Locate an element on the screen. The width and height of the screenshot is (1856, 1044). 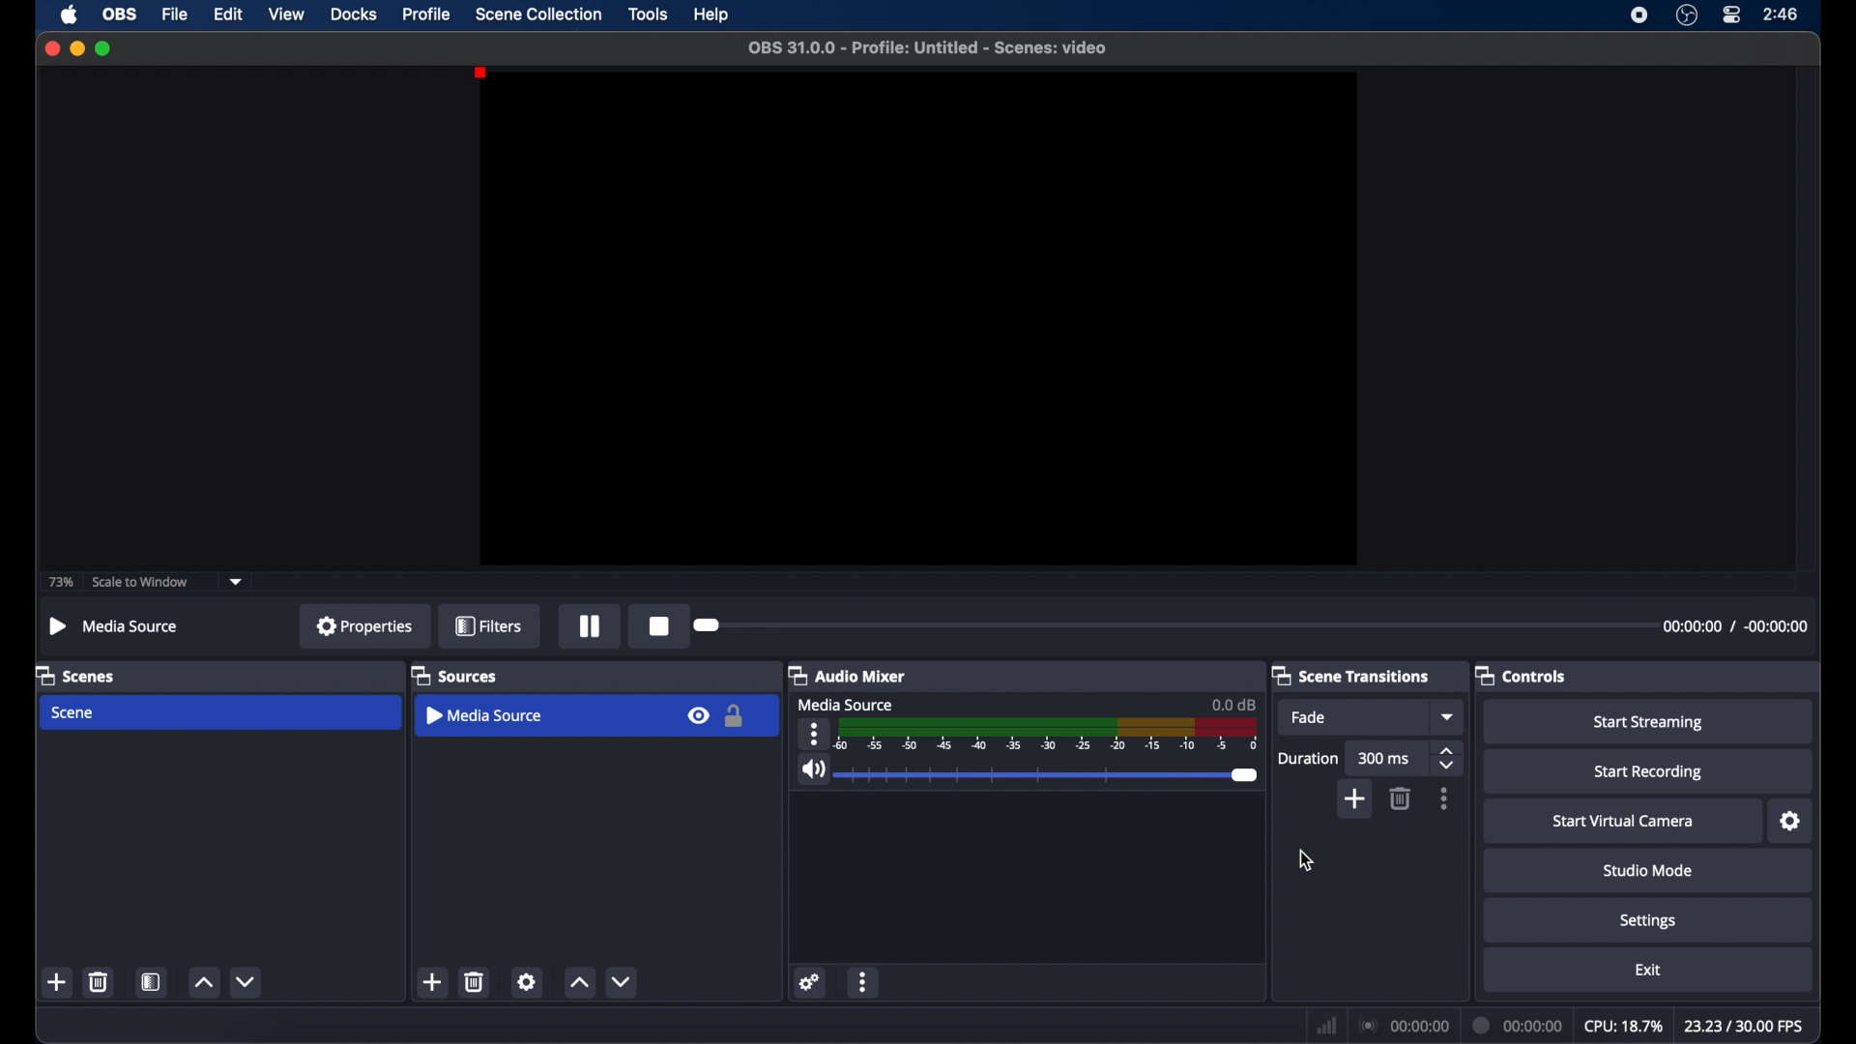
settings is located at coordinates (1648, 920).